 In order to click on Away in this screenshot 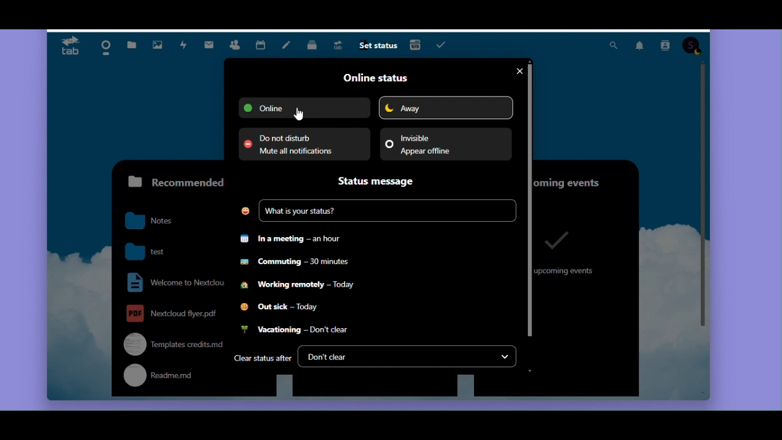, I will do `click(445, 108)`.